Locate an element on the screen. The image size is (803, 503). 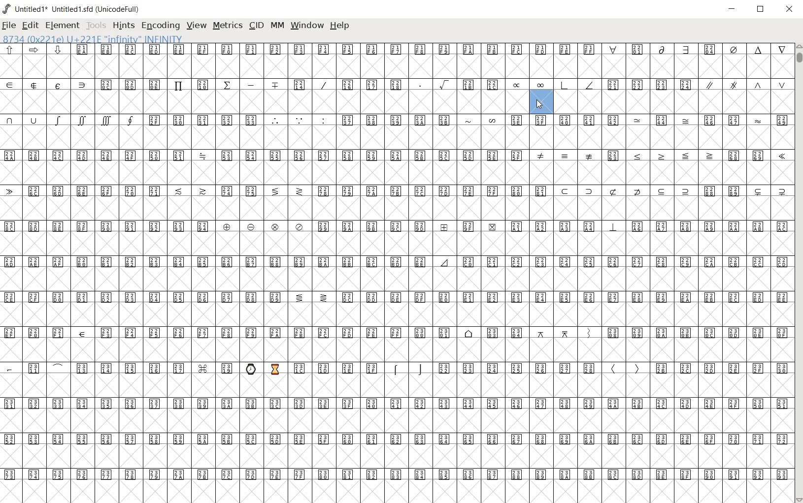
tools is located at coordinates (97, 26).